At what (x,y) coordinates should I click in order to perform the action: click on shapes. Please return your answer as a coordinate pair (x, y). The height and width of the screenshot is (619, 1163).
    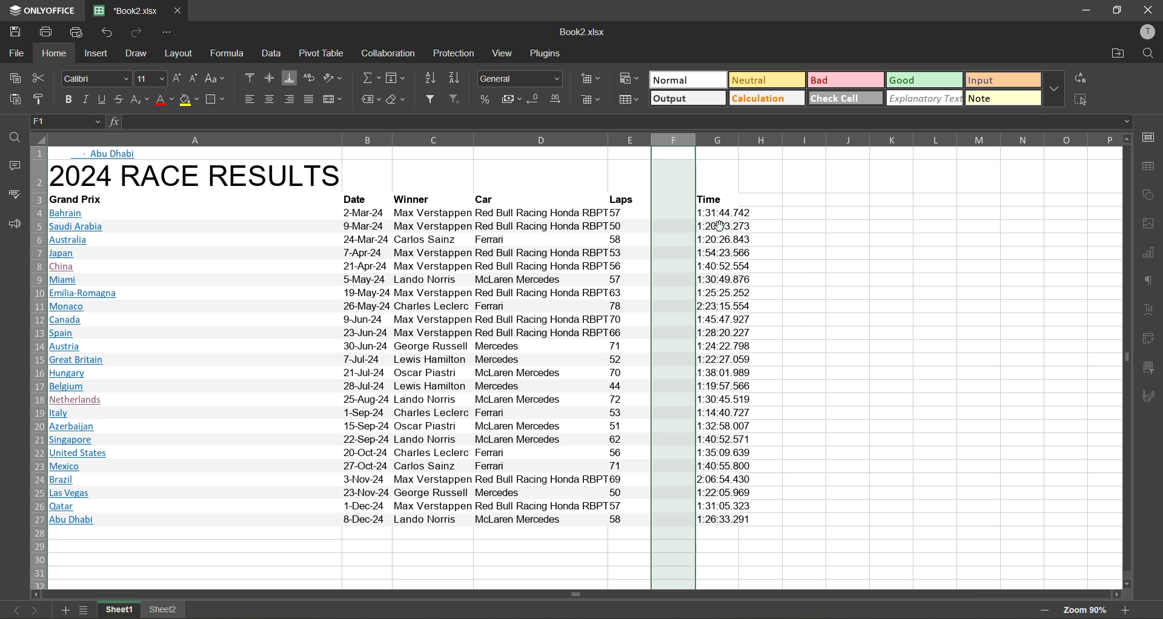
    Looking at the image, I should click on (1151, 193).